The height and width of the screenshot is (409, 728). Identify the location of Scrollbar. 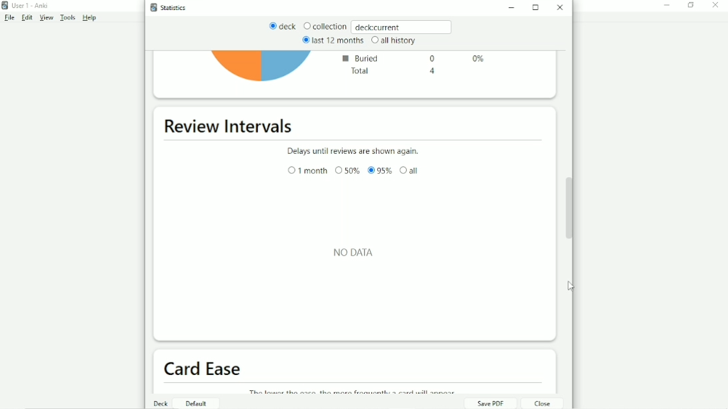
(571, 207).